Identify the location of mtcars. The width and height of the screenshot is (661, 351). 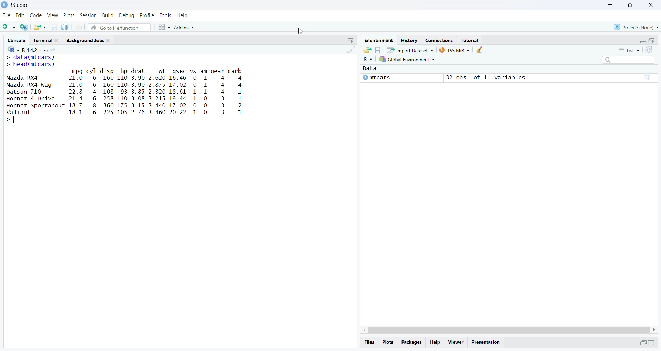
(377, 78).